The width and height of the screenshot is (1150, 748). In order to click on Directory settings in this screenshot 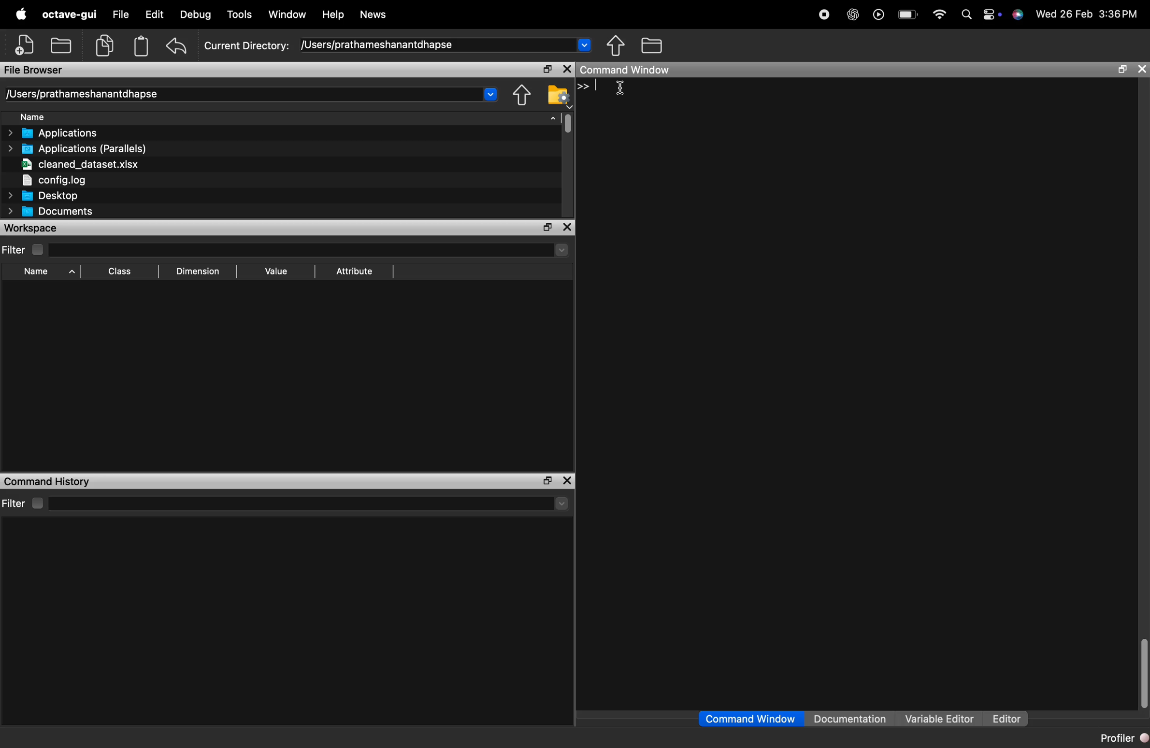, I will do `click(557, 94)`.